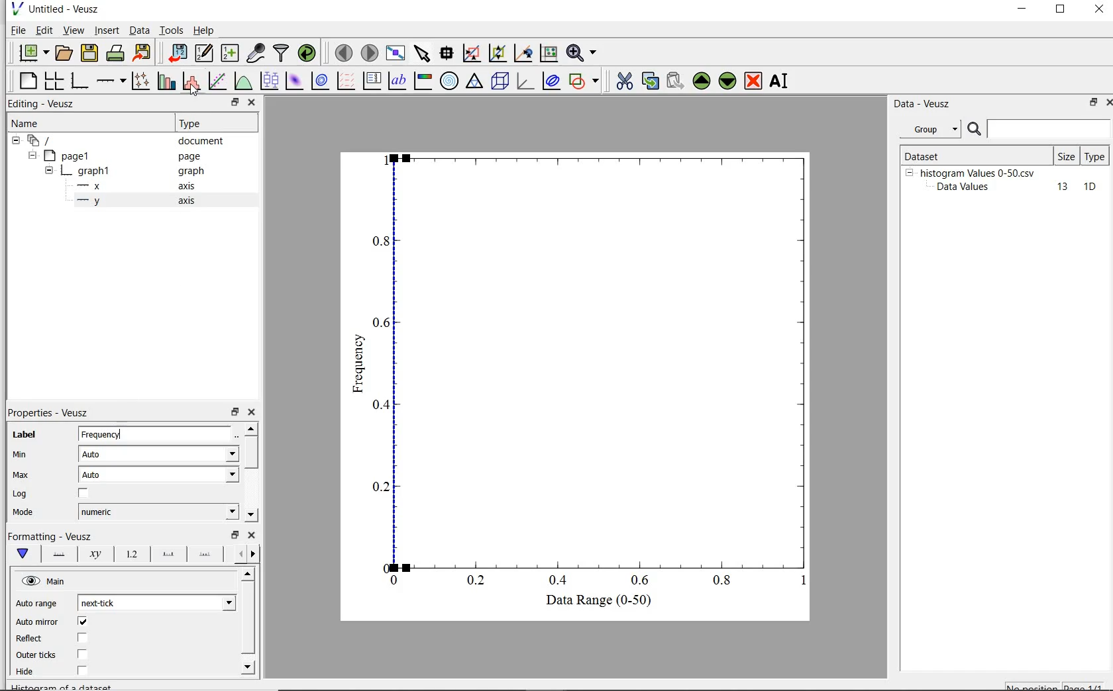 The width and height of the screenshot is (1113, 691). I want to click on image color bar, so click(424, 81).